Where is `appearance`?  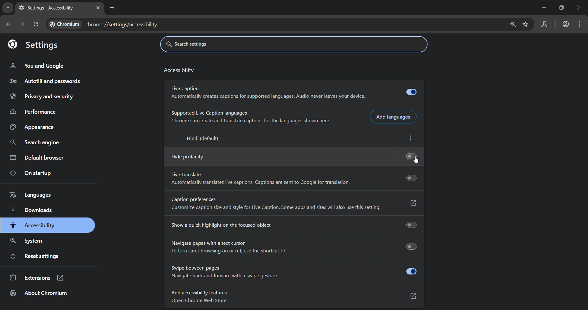 appearance is located at coordinates (33, 128).